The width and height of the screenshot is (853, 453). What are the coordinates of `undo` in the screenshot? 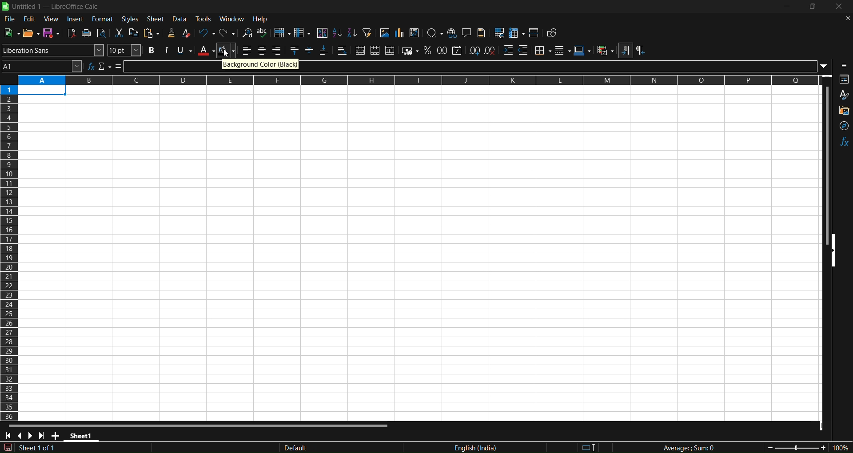 It's located at (206, 32).